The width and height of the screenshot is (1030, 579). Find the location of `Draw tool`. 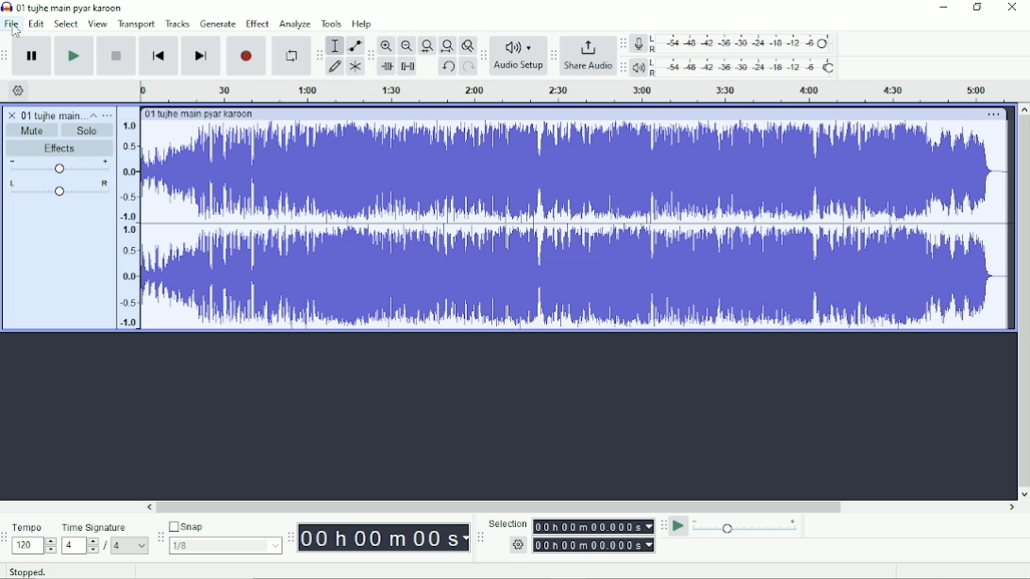

Draw tool is located at coordinates (337, 67).